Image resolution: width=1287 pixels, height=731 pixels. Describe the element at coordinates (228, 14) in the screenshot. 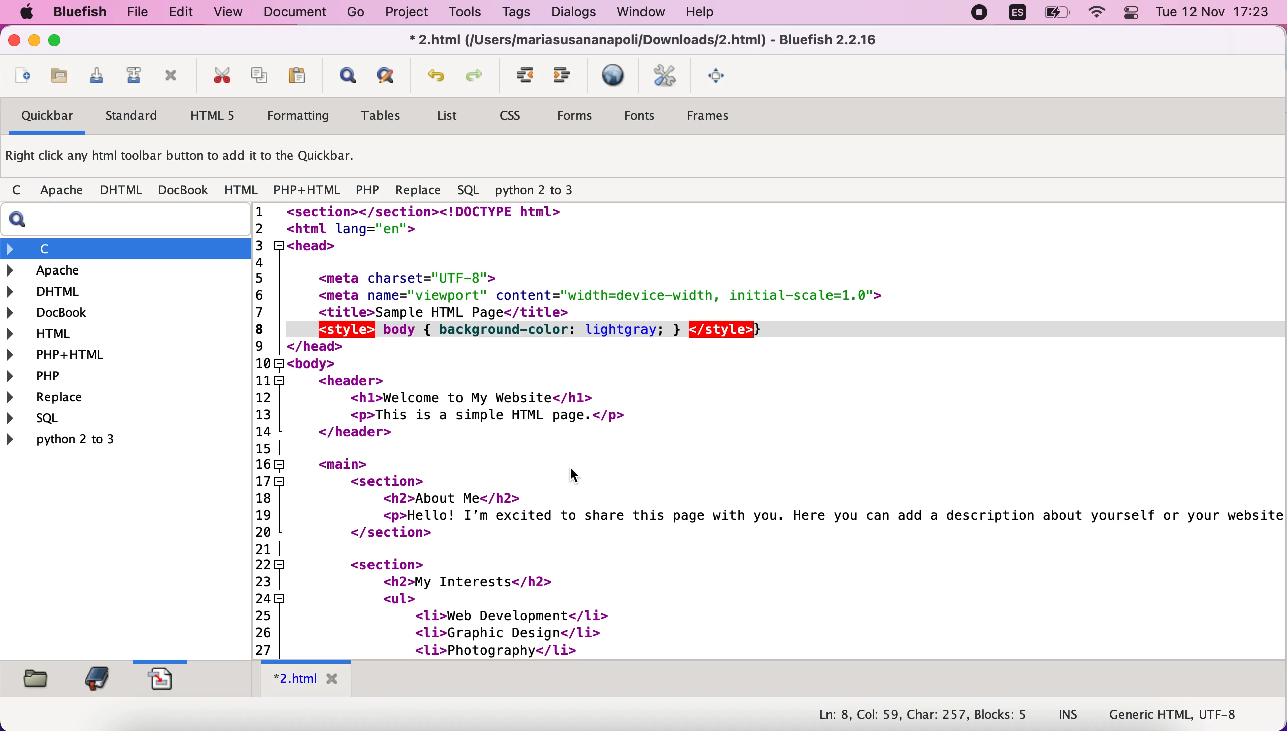

I see `view` at that location.